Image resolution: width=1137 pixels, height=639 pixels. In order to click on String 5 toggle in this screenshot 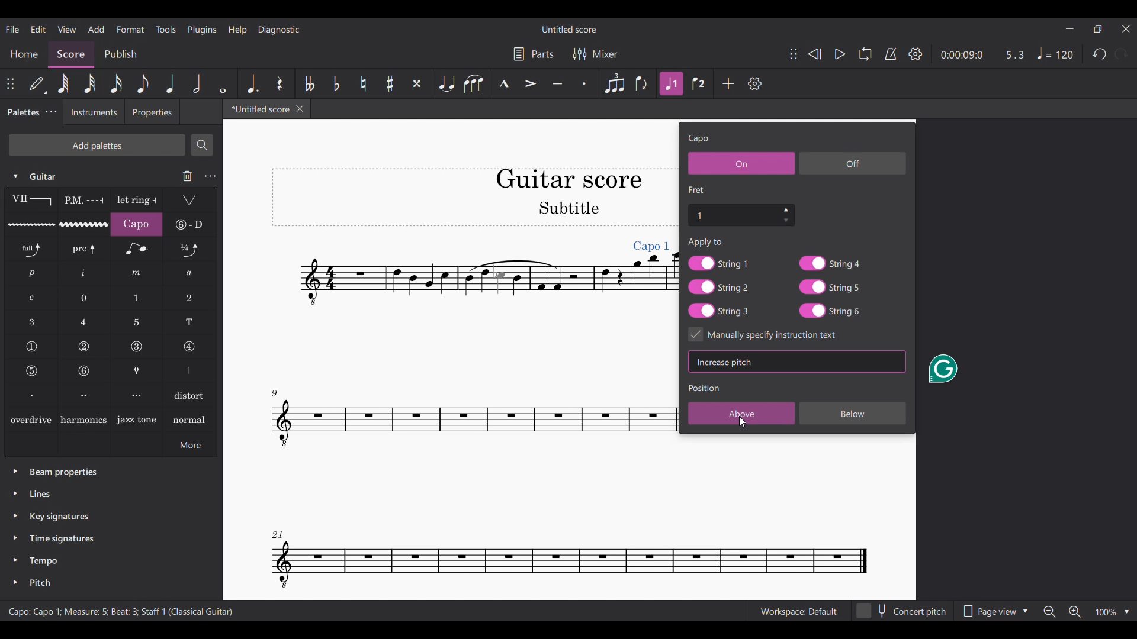, I will do `click(830, 287)`.